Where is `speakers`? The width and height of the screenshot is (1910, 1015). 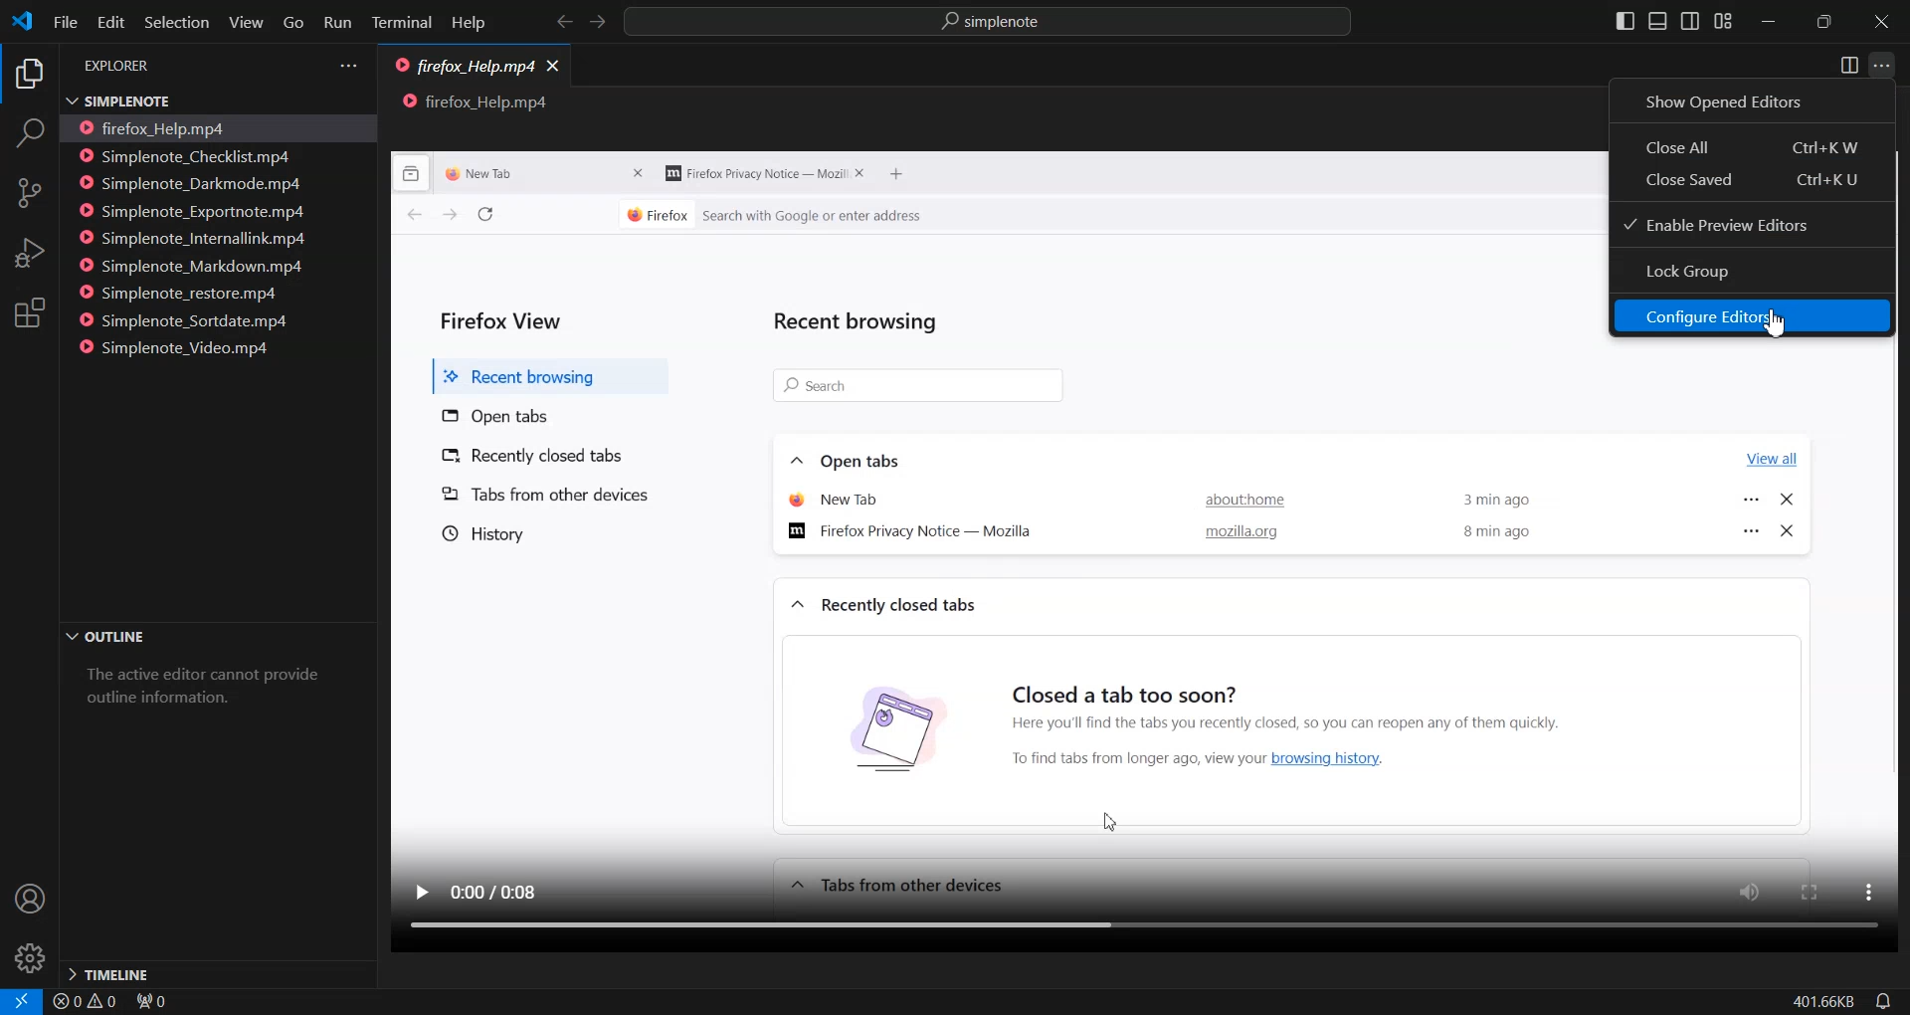
speakers is located at coordinates (1754, 891).